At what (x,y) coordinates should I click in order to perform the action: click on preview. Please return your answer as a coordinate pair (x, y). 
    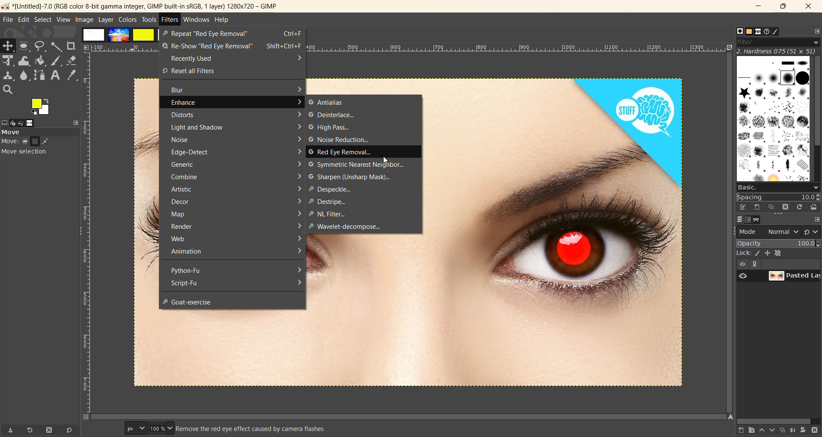
    Looking at the image, I should click on (743, 275).